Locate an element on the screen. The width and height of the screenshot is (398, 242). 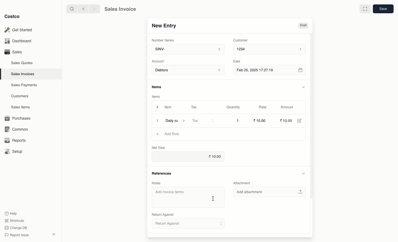
Attachment is located at coordinates (243, 183).